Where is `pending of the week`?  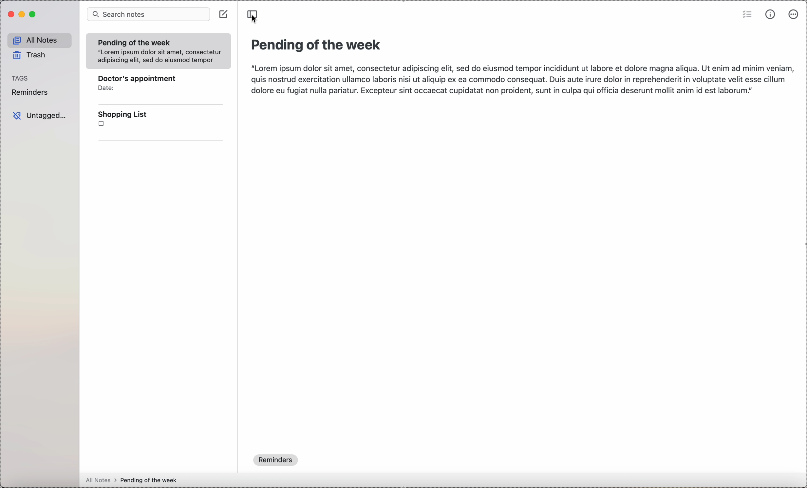
pending of the week is located at coordinates (316, 45).